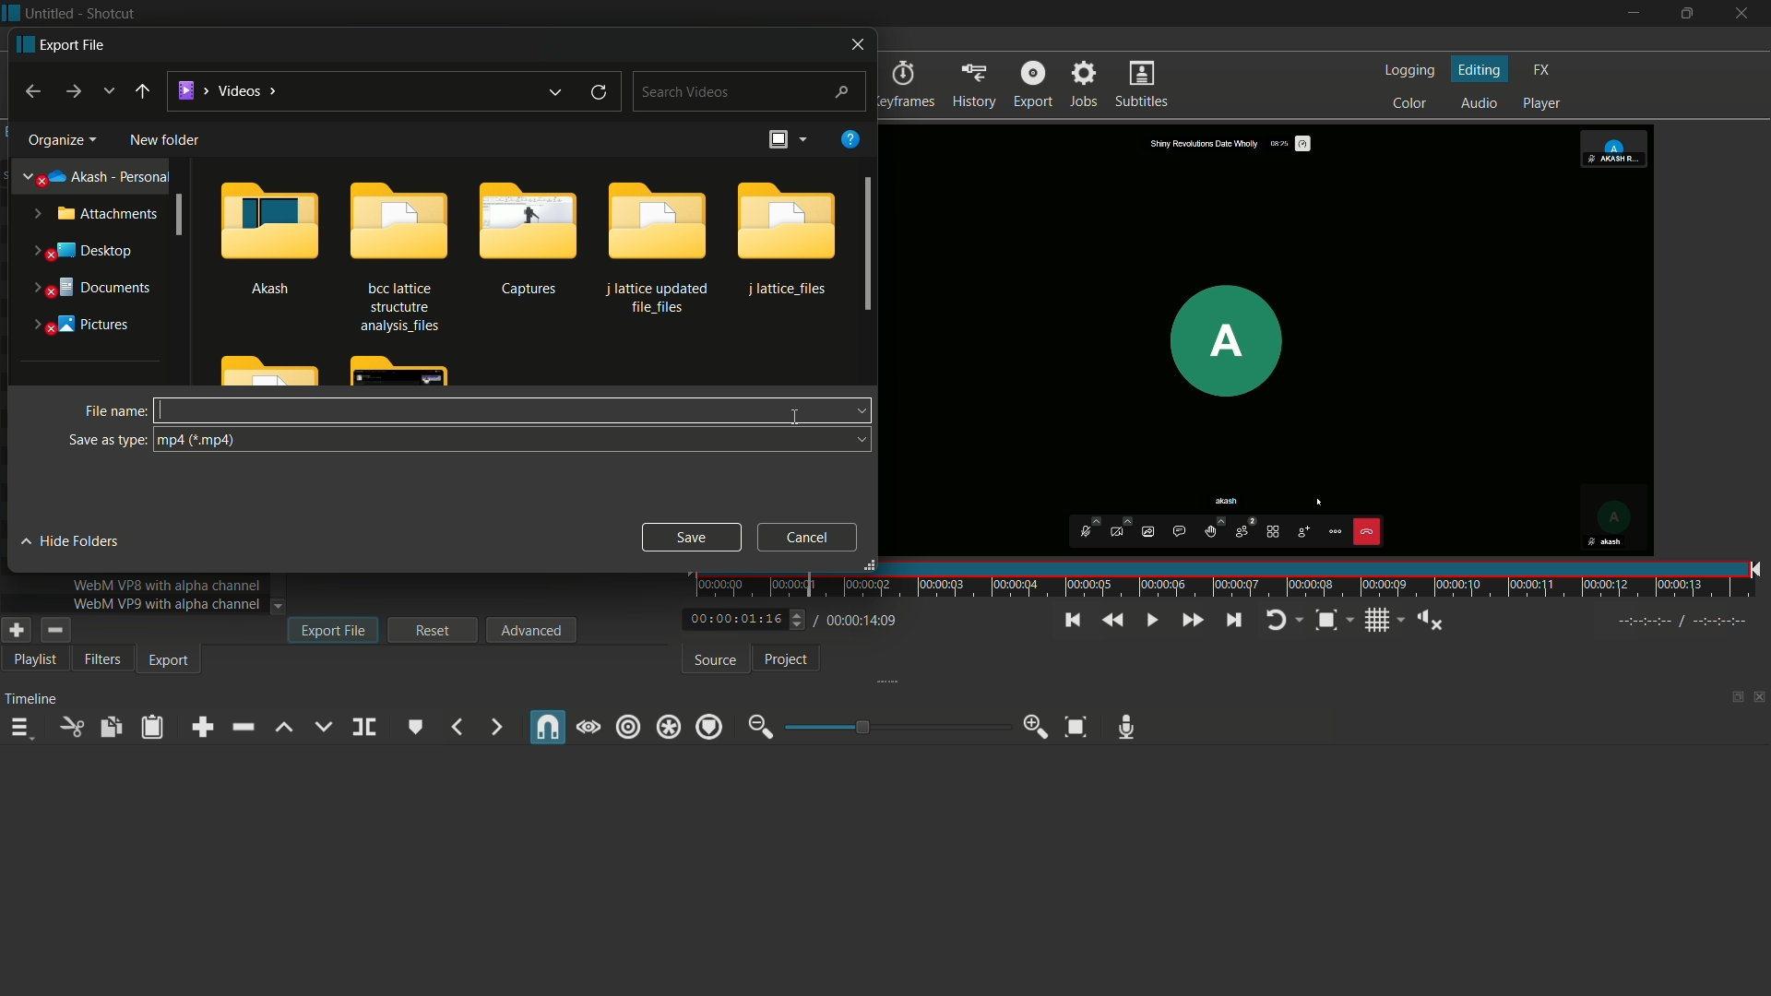  Describe the element at coordinates (109, 726) in the screenshot. I see `copy checked filters` at that location.